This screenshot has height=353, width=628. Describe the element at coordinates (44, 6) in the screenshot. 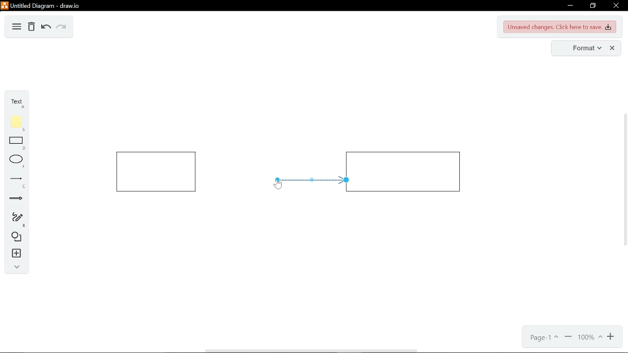

I see `untitled diagram - draw.io` at that location.